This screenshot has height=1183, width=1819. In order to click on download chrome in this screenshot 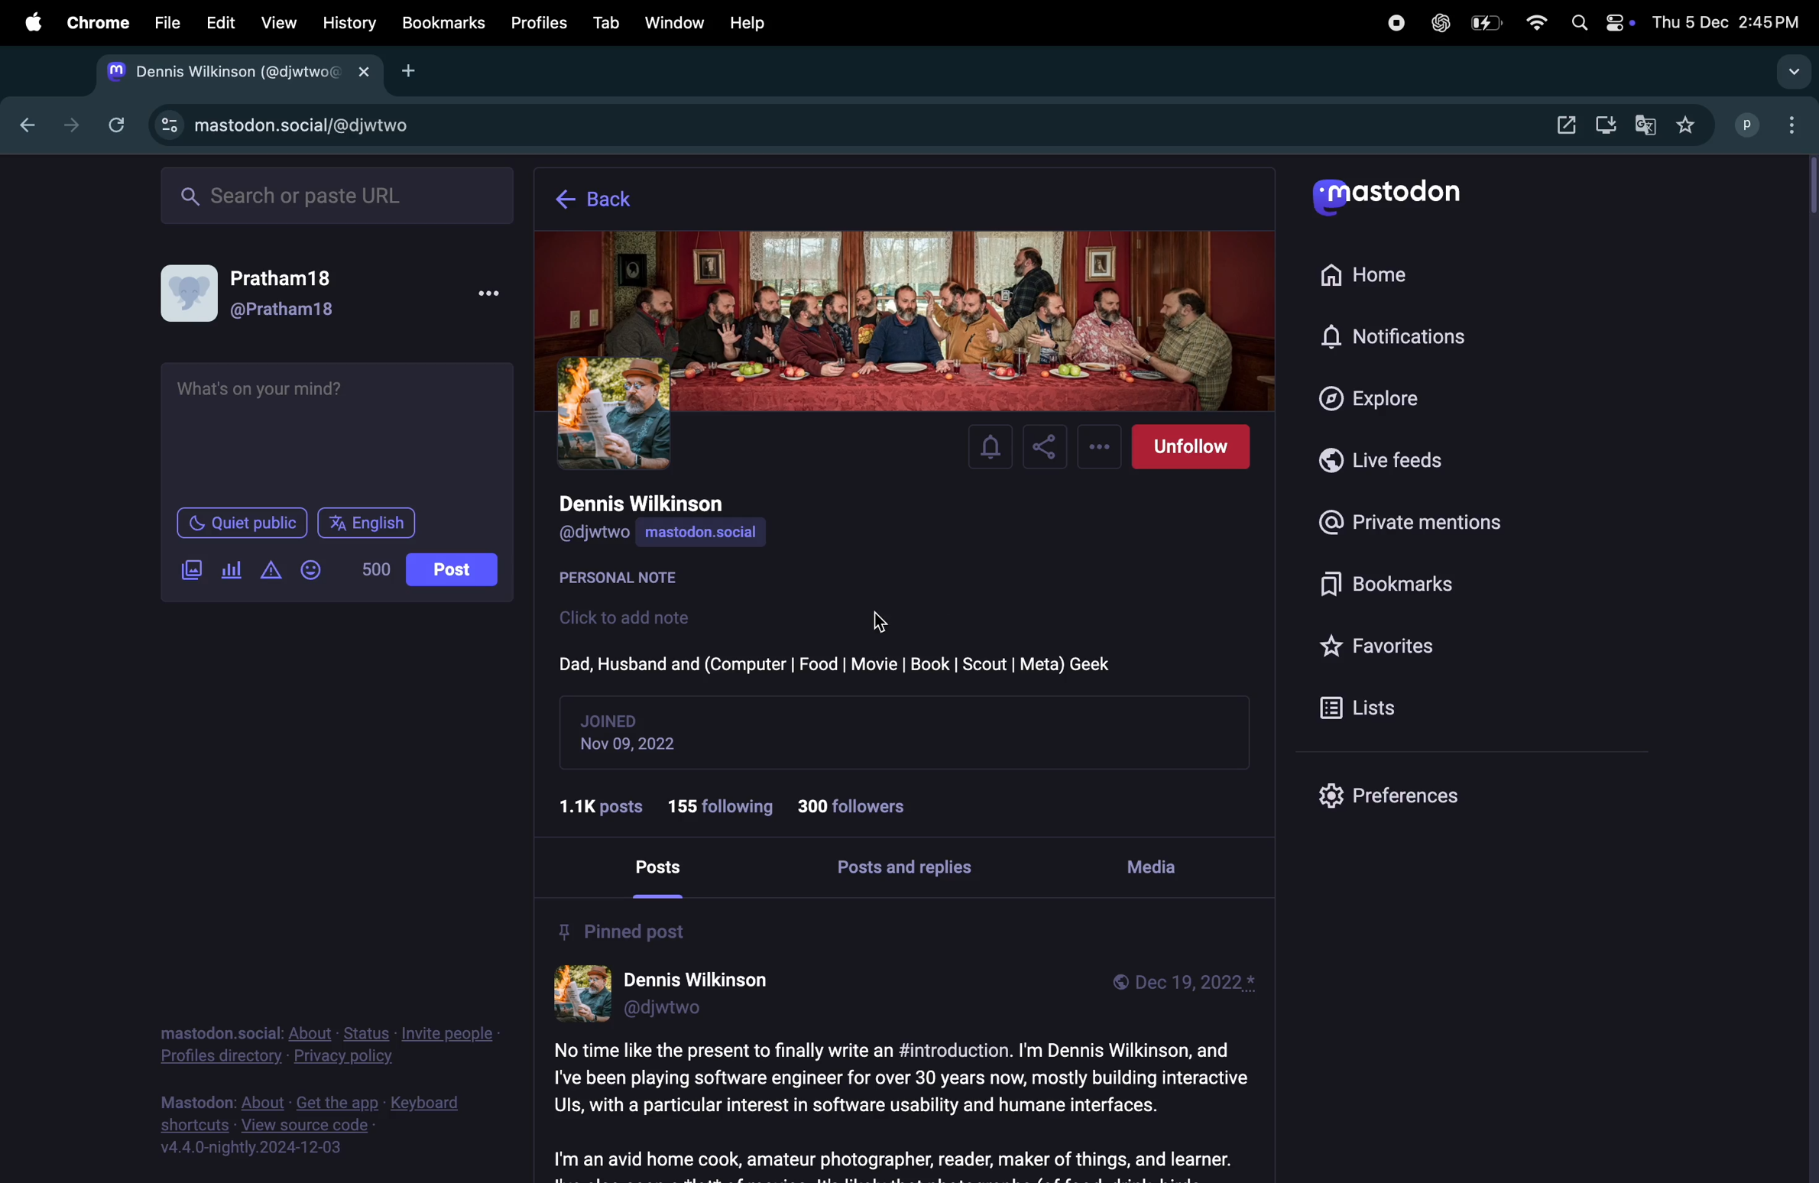, I will do `click(1607, 125)`.